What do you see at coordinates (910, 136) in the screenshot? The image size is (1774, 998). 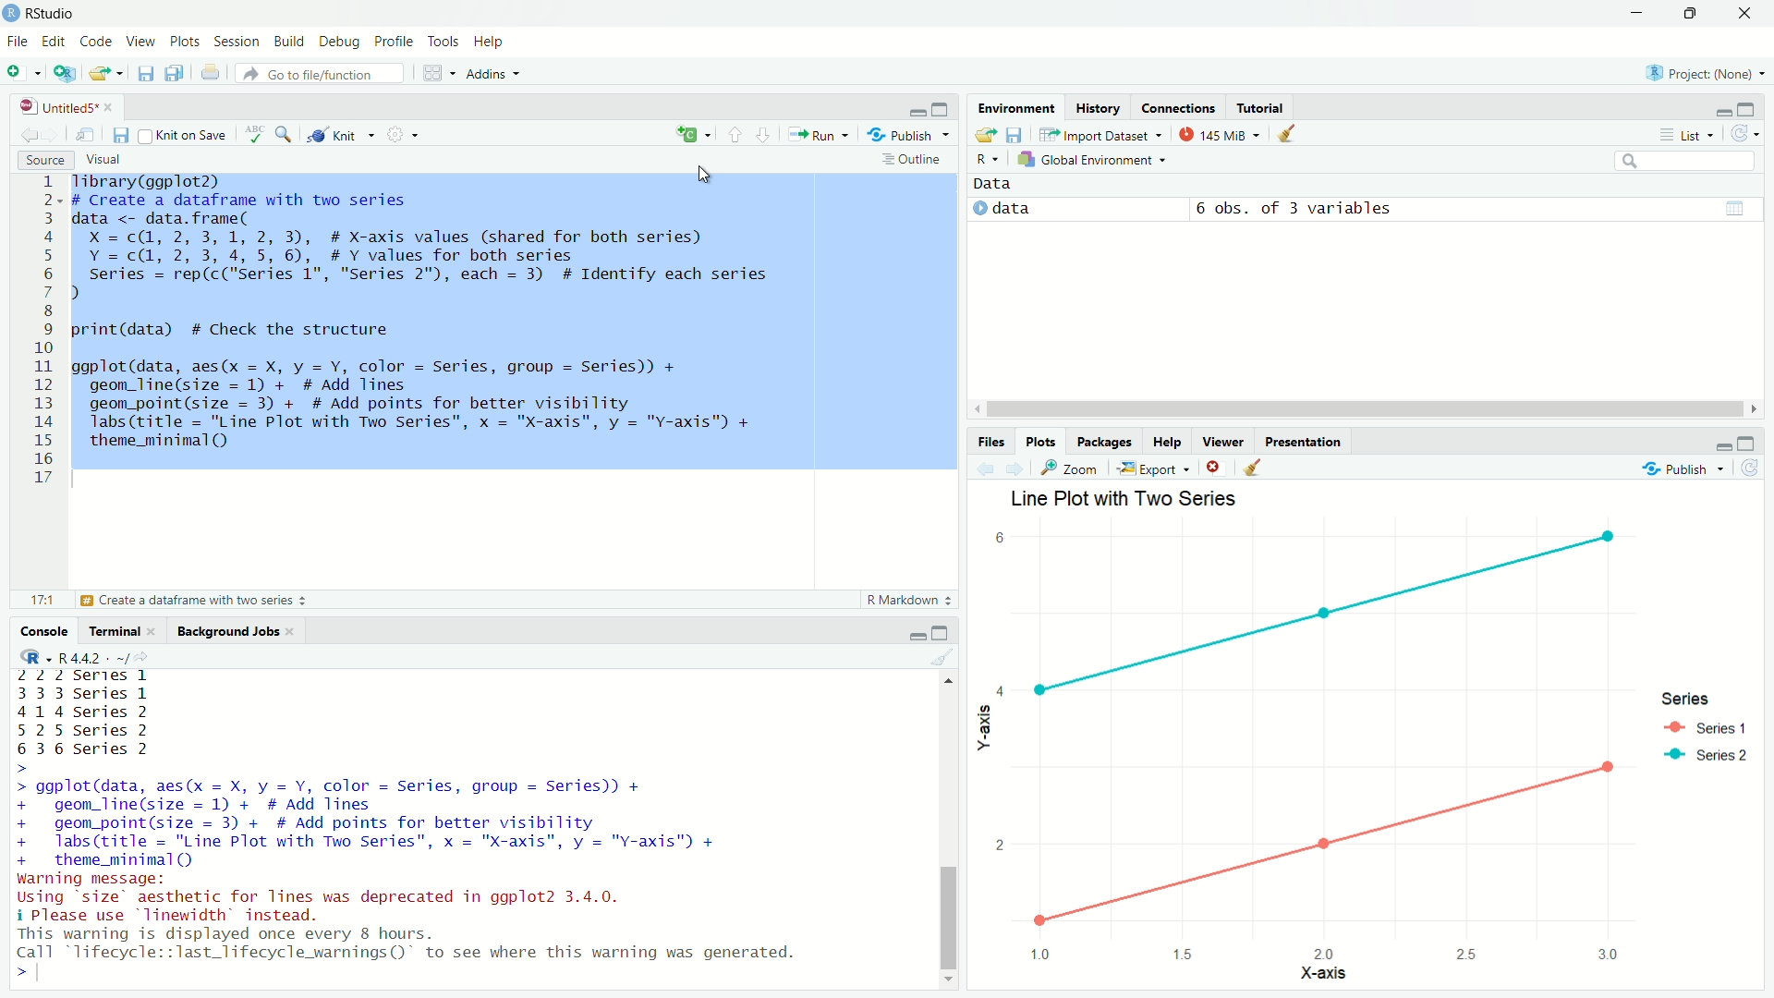 I see `Publish ` at bounding box center [910, 136].